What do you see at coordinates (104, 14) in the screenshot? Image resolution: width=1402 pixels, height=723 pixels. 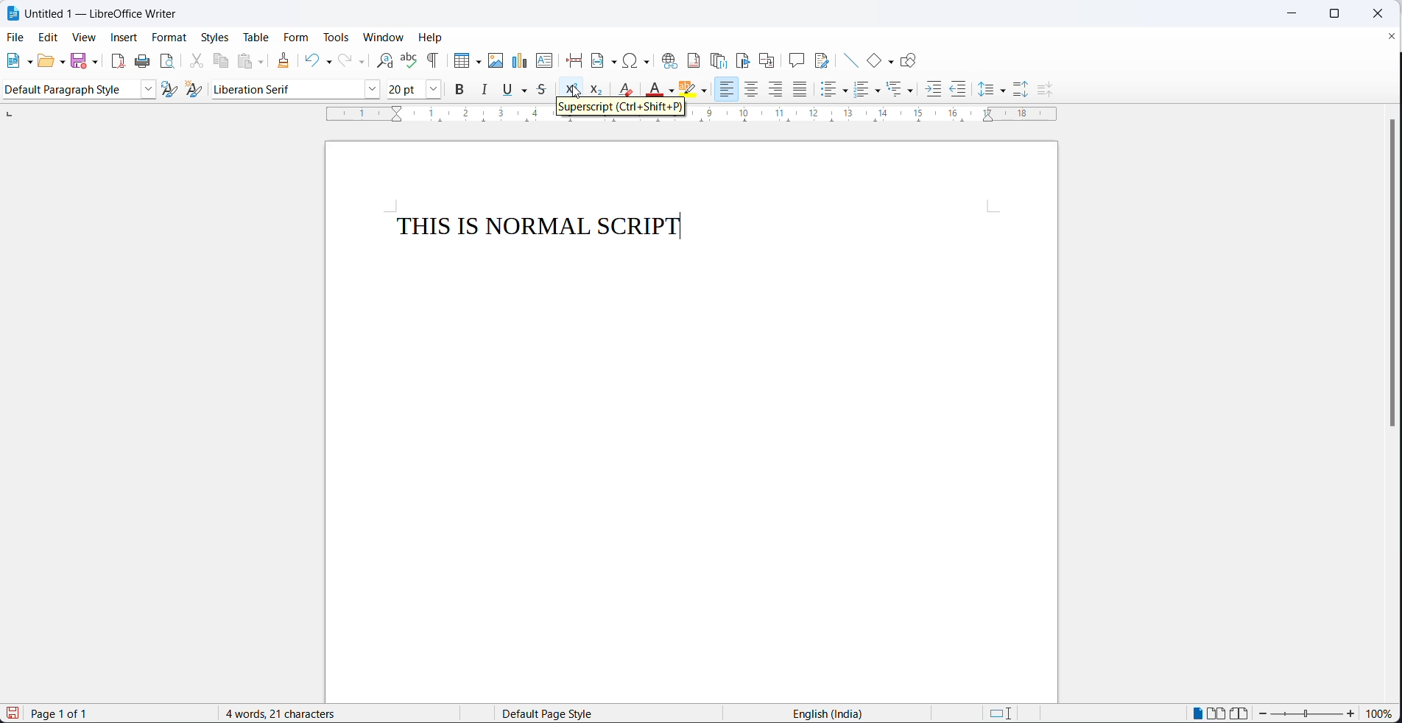 I see `Untitled 1 — LibreOffice Writer` at bounding box center [104, 14].